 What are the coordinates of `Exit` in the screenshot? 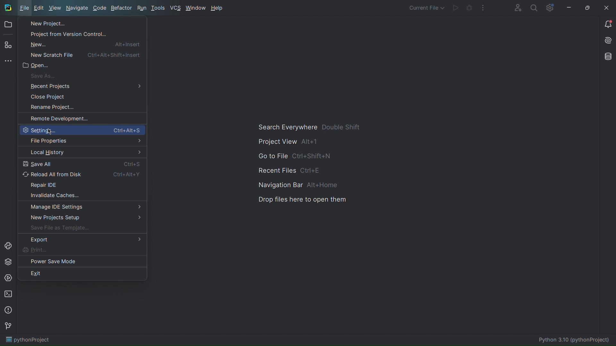 It's located at (83, 273).